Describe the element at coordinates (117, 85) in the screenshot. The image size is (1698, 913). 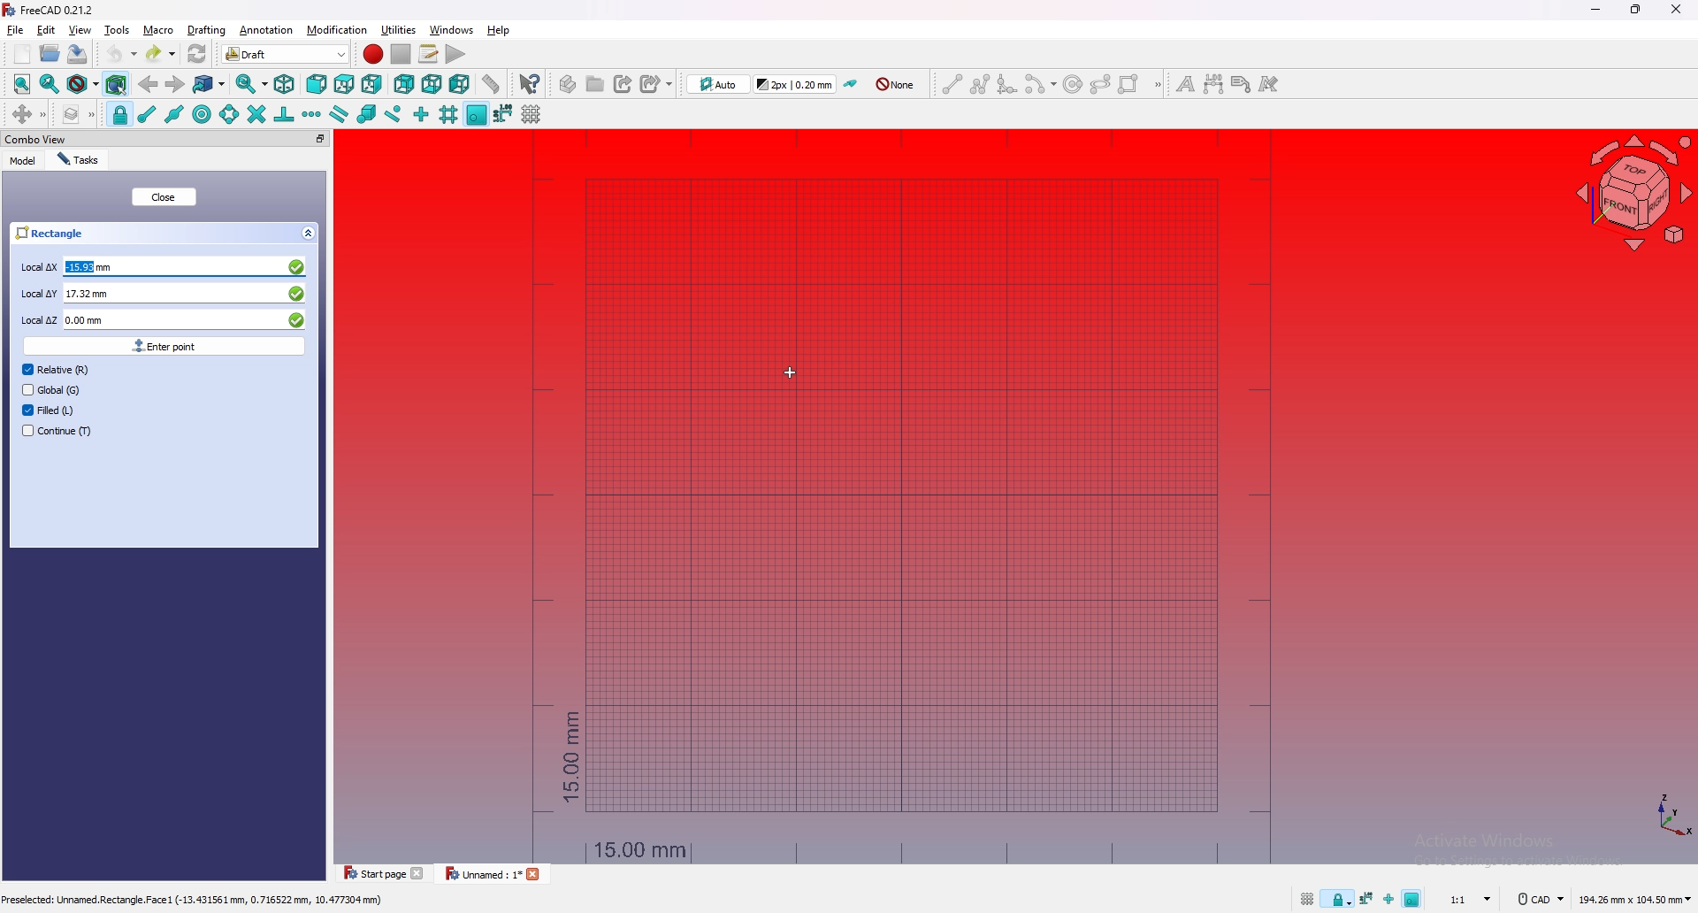
I see `bounding box` at that location.